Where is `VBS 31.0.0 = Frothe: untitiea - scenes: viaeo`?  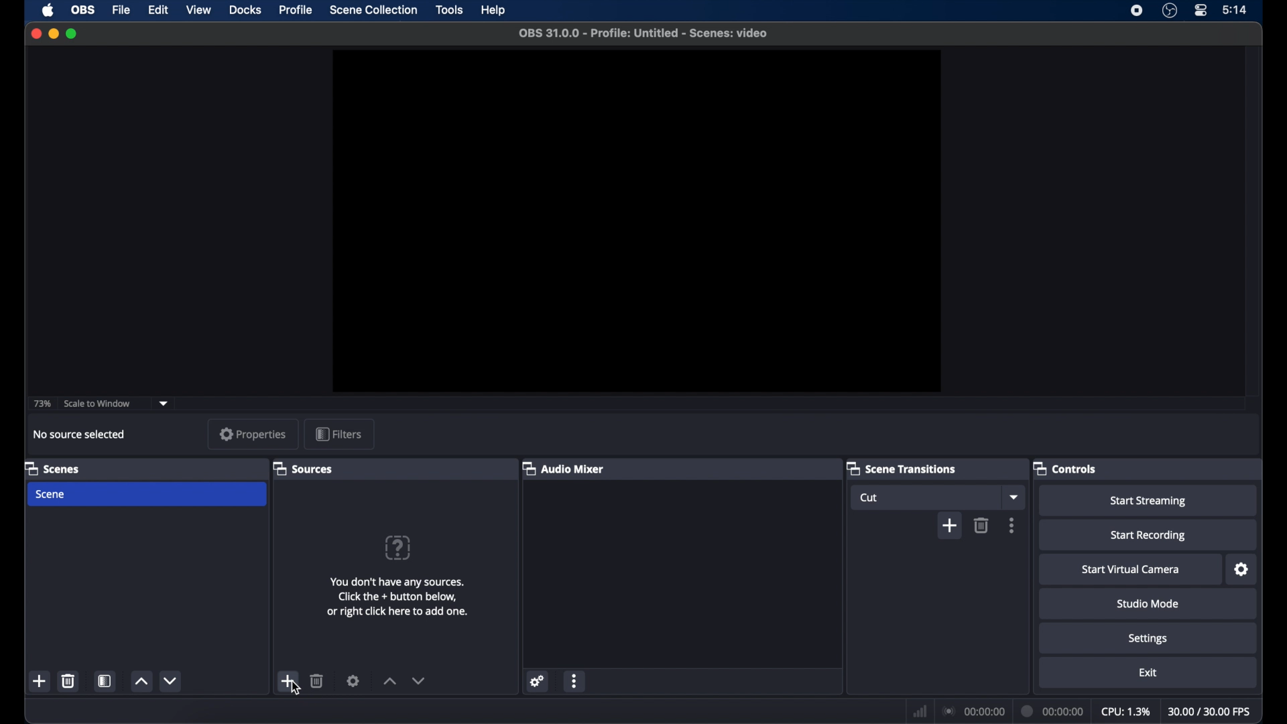
VBS 31.0.0 = Frothe: untitiea - scenes: viaeo is located at coordinates (653, 34).